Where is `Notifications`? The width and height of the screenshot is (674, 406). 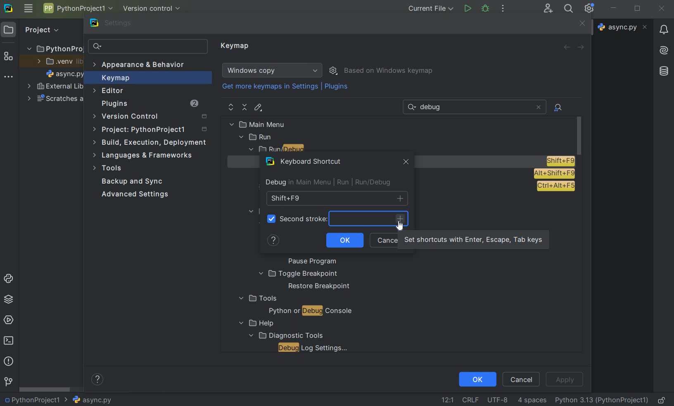
Notifications is located at coordinates (663, 27).